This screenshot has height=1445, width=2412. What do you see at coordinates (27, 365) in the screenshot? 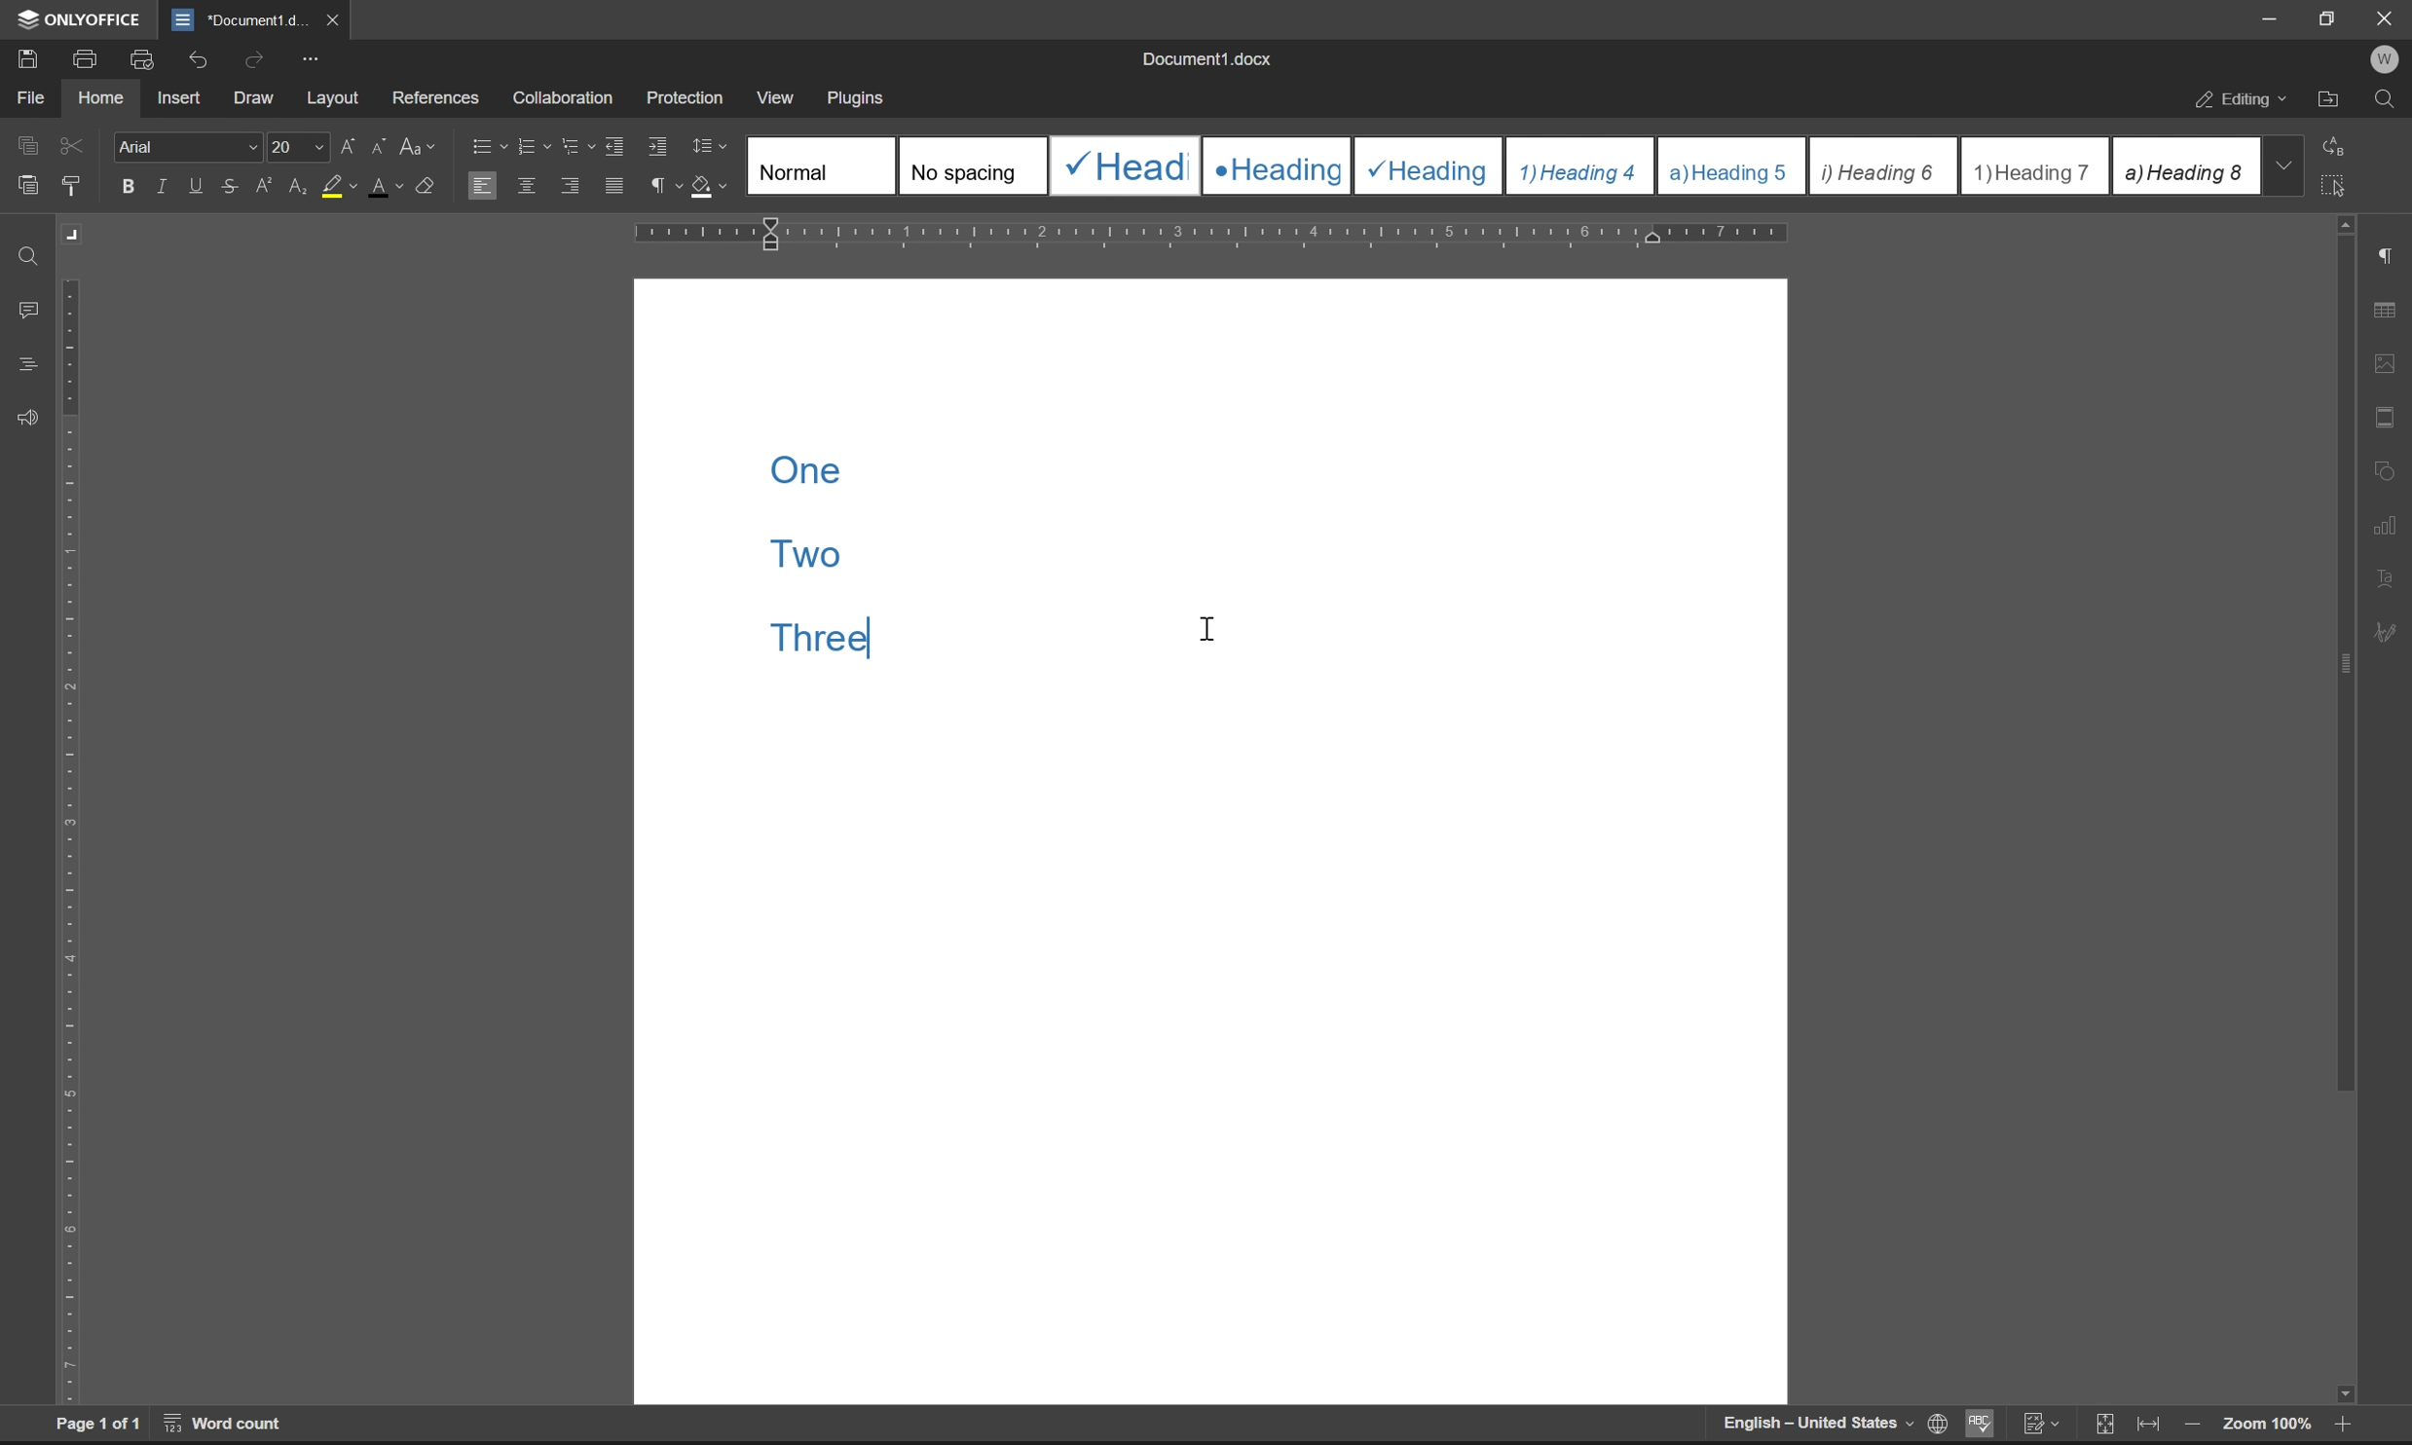
I see `headings` at bounding box center [27, 365].